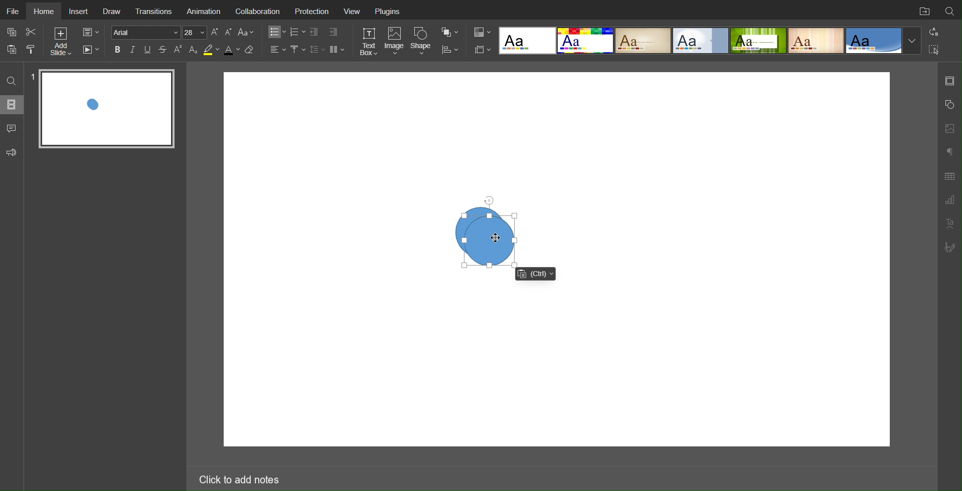 The width and height of the screenshot is (962, 491). What do you see at coordinates (449, 31) in the screenshot?
I see `Arrangement` at bounding box center [449, 31].